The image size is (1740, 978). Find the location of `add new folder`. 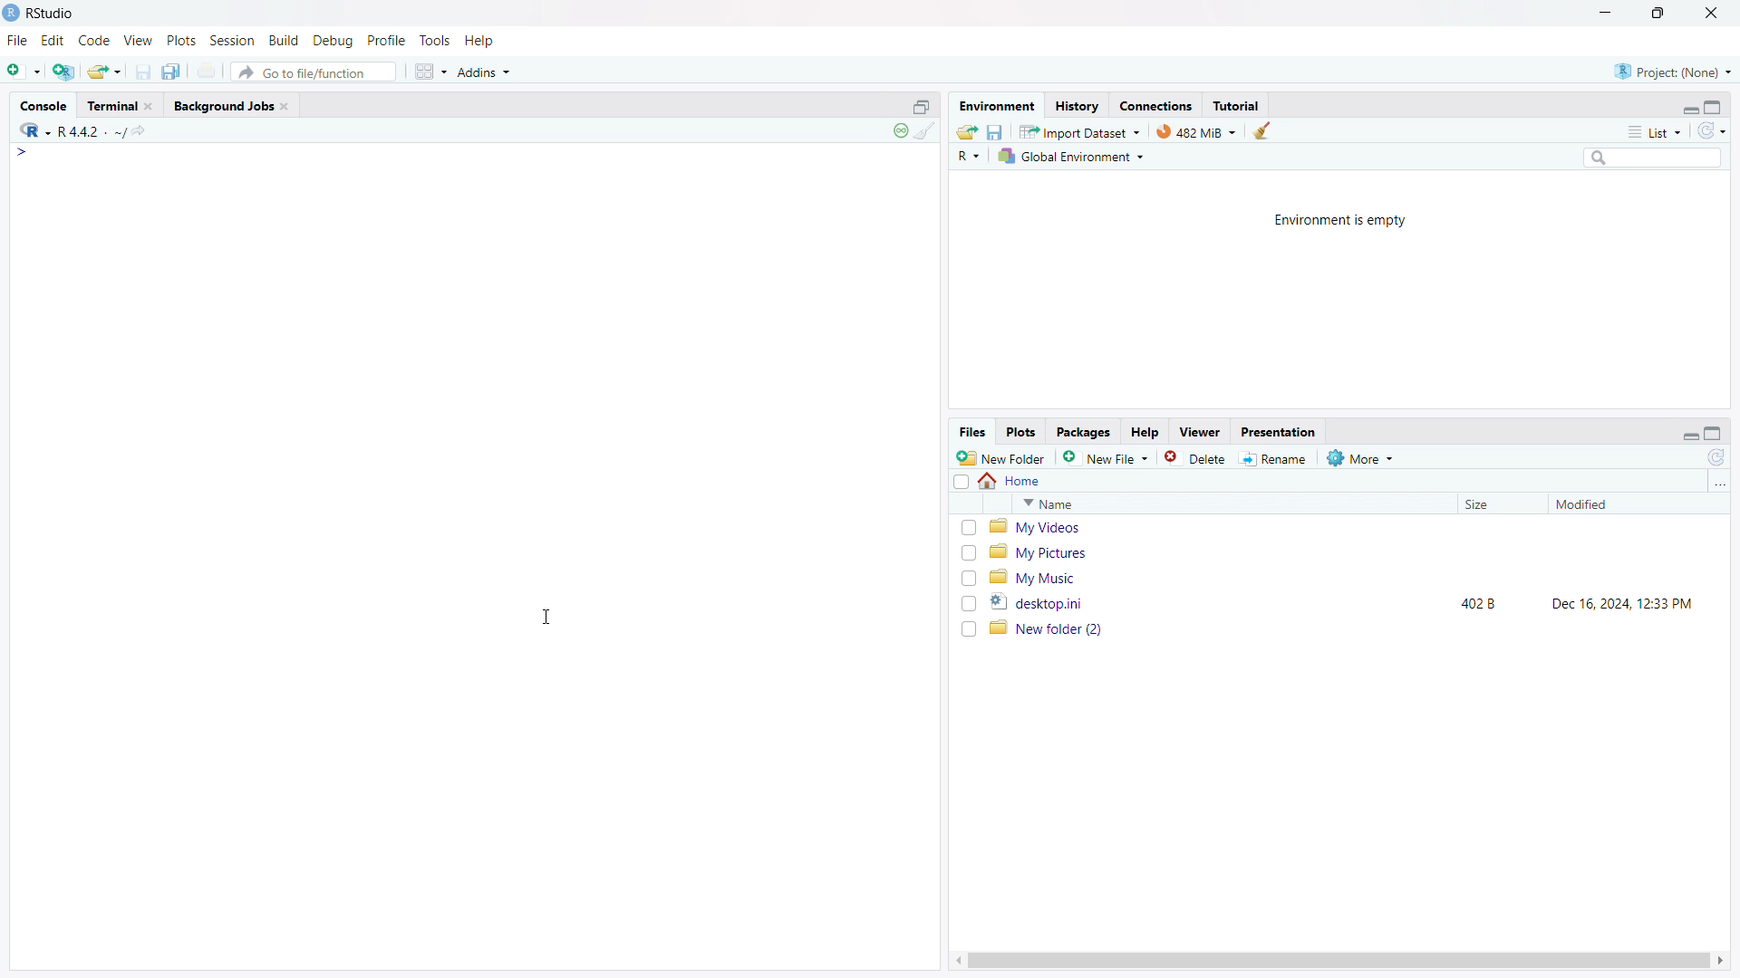

add new folder is located at coordinates (1001, 457).